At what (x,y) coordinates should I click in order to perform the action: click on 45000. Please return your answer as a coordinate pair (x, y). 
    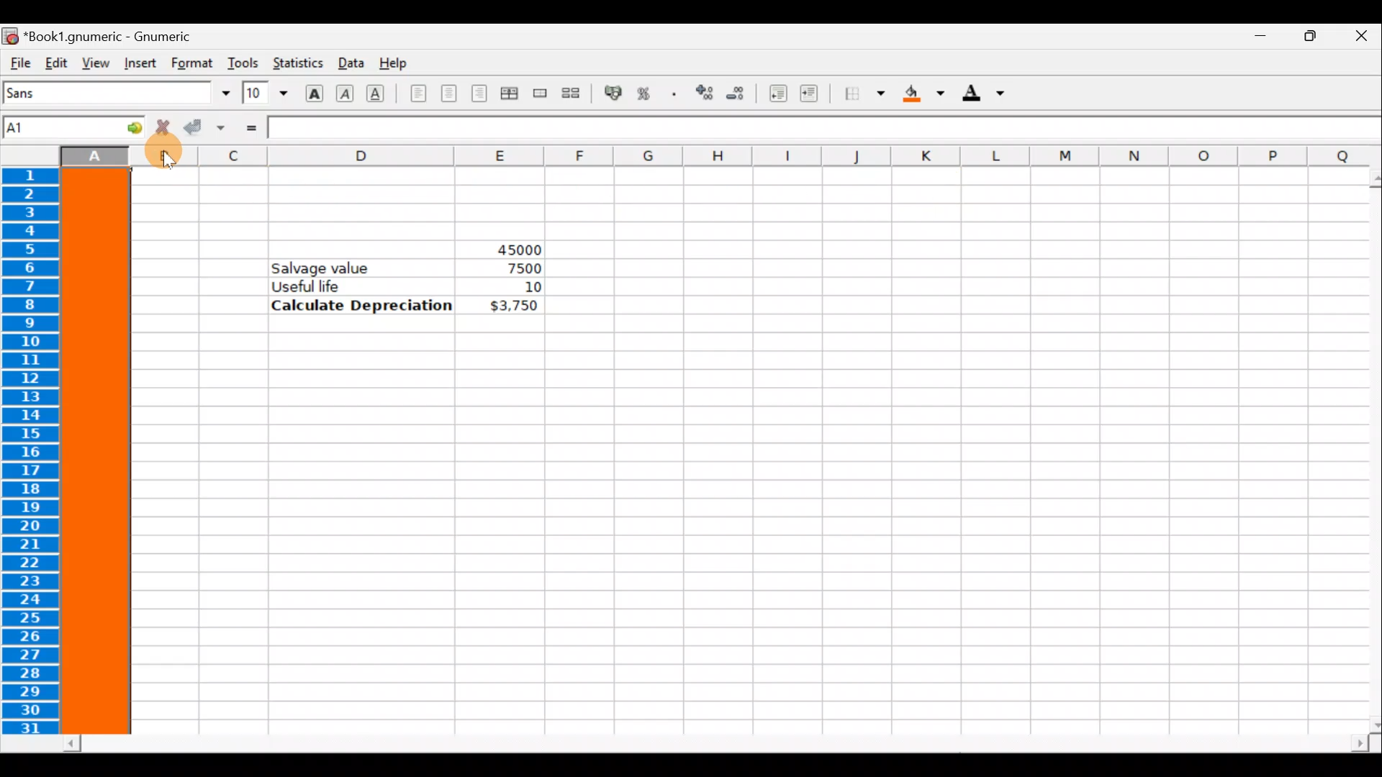
    Looking at the image, I should click on (506, 247).